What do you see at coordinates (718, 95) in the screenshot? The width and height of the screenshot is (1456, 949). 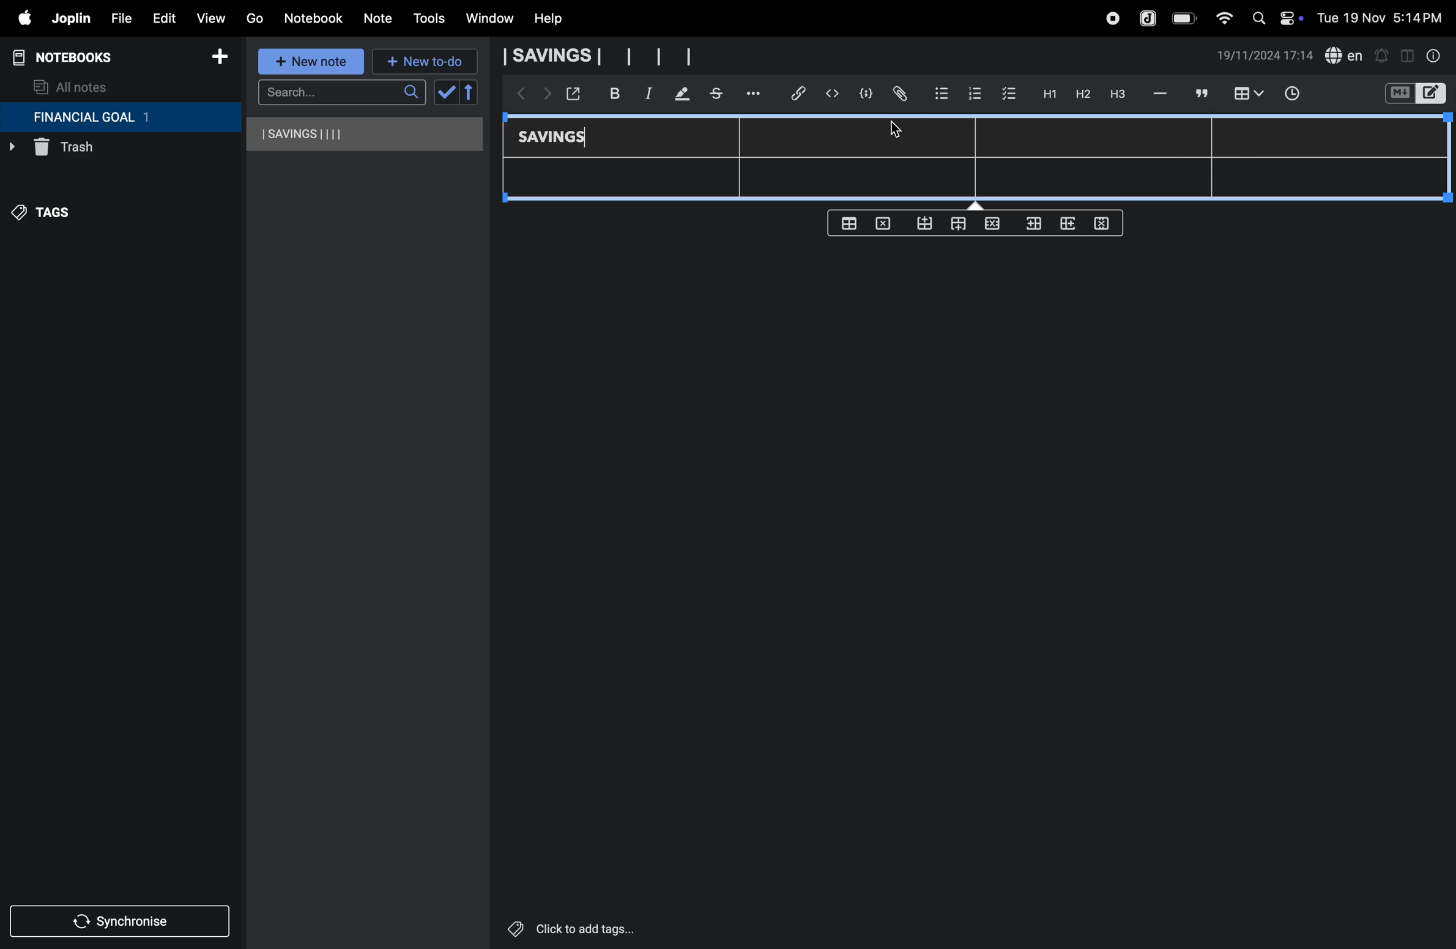 I see `stketchbook` at bounding box center [718, 95].